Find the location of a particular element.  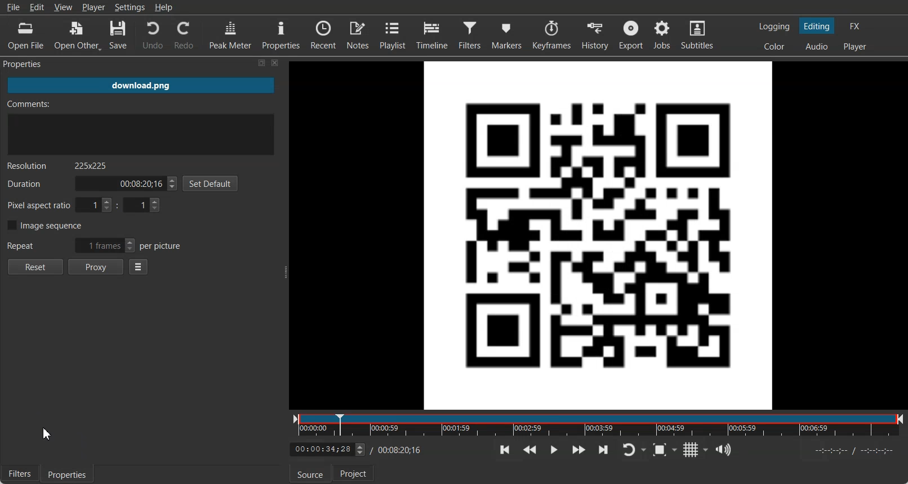

Image sequence is located at coordinates (44, 225).